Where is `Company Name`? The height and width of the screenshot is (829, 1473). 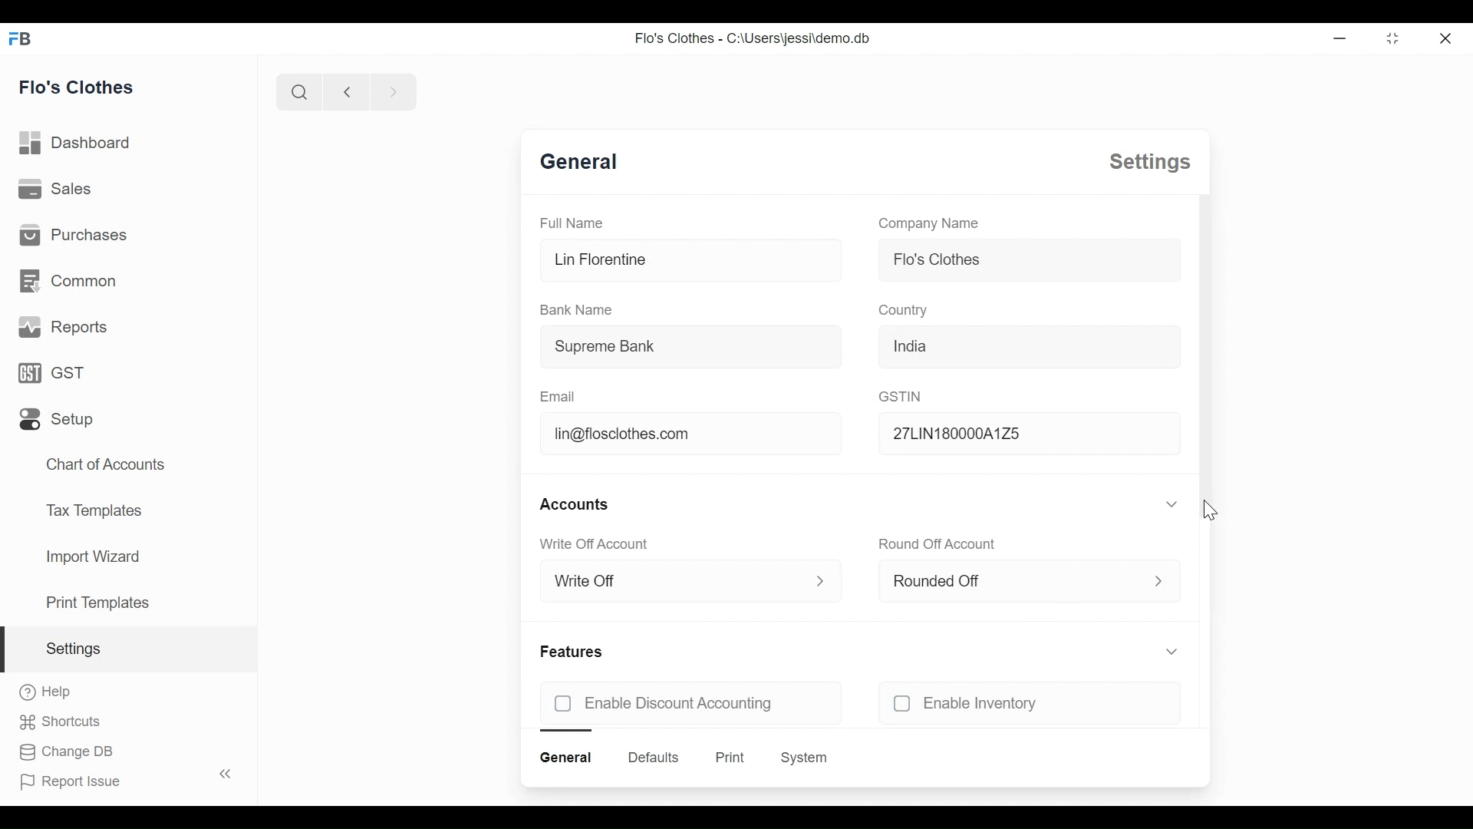
Company Name is located at coordinates (928, 222).